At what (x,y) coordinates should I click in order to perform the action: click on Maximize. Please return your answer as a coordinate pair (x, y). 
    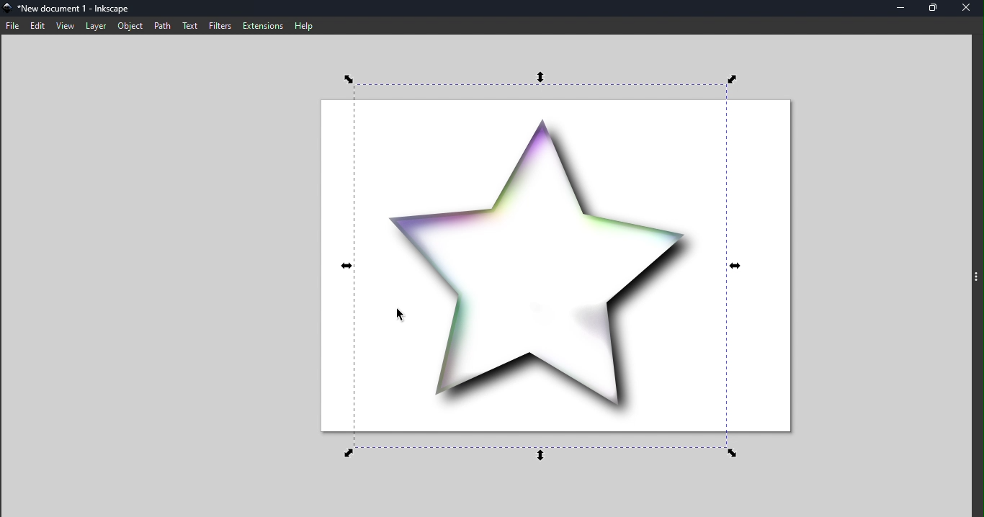
    Looking at the image, I should click on (931, 9).